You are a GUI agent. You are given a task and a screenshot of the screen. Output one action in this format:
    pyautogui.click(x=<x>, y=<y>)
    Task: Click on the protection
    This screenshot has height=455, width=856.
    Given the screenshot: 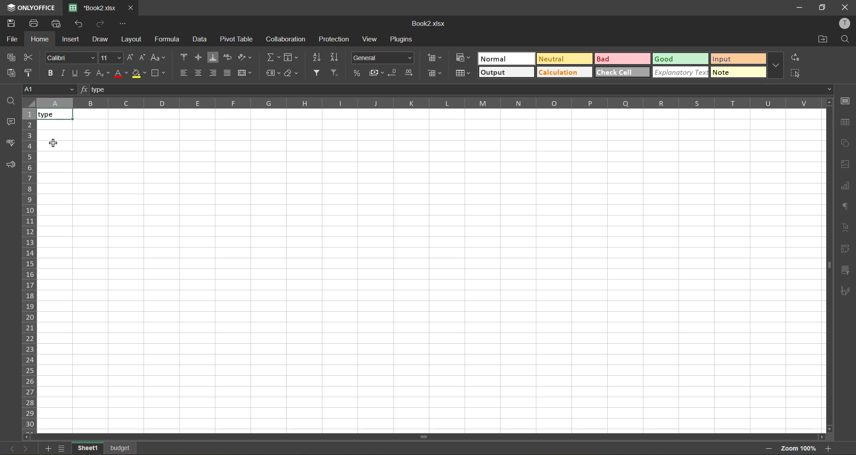 What is the action you would take?
    pyautogui.click(x=335, y=40)
    